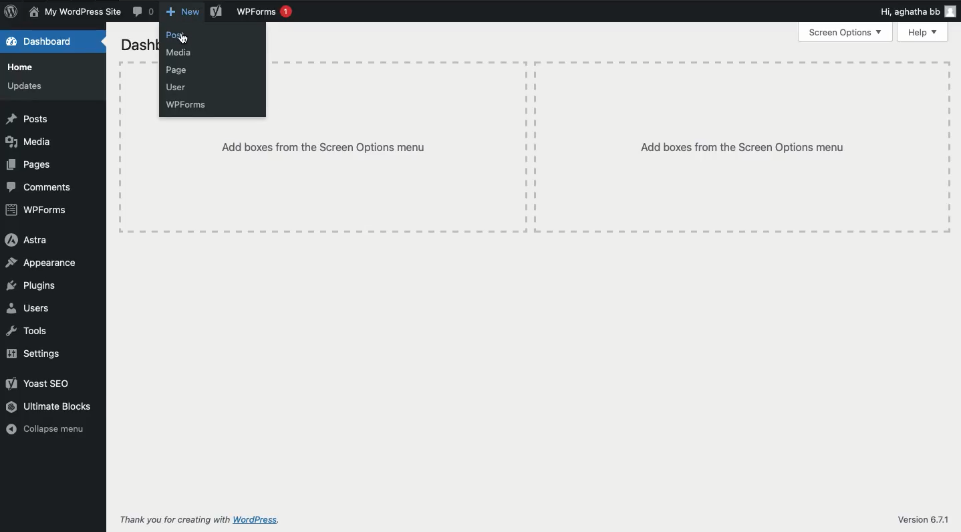 The width and height of the screenshot is (961, 532). What do you see at coordinates (742, 147) in the screenshot?
I see `Add boxes from the screen options menu` at bounding box center [742, 147].